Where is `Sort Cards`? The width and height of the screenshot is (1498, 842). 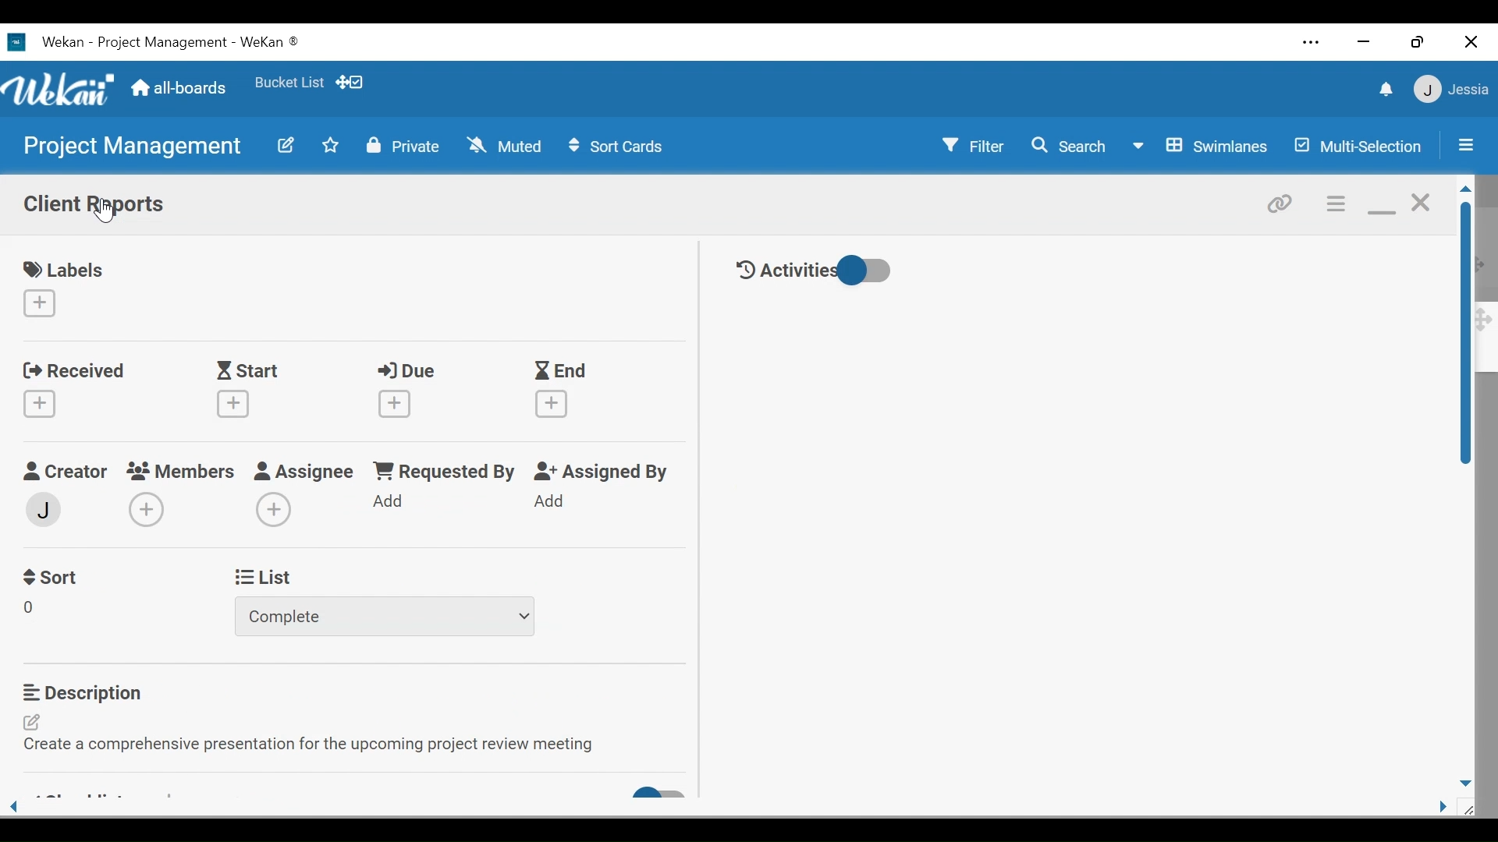 Sort Cards is located at coordinates (620, 147).